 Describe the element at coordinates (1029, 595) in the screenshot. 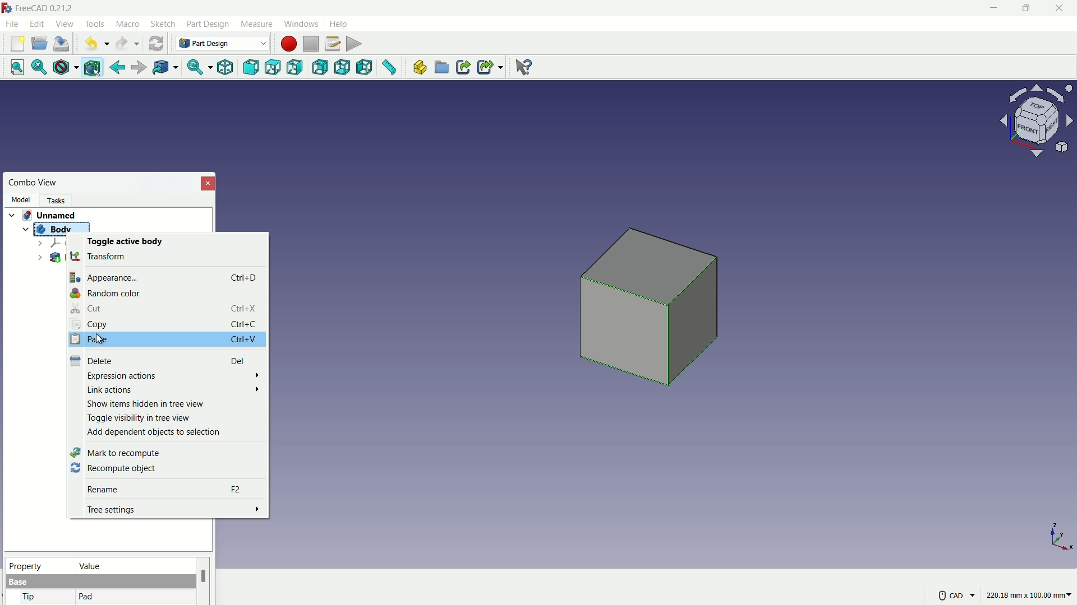

I see `220.18 mm x 100.00 mm~` at that location.